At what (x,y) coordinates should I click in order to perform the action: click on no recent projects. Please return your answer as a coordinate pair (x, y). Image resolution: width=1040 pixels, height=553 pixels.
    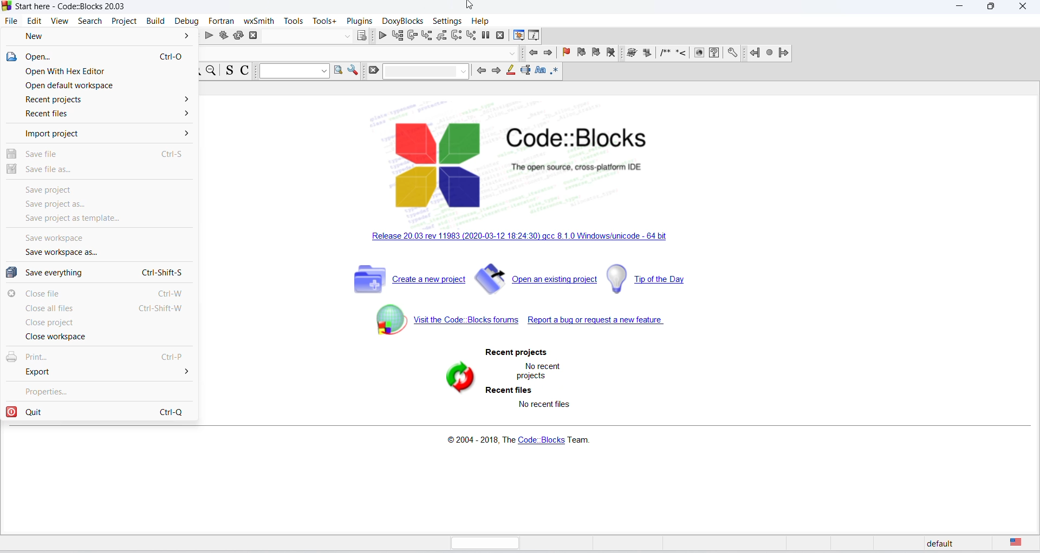
    Looking at the image, I should click on (535, 371).